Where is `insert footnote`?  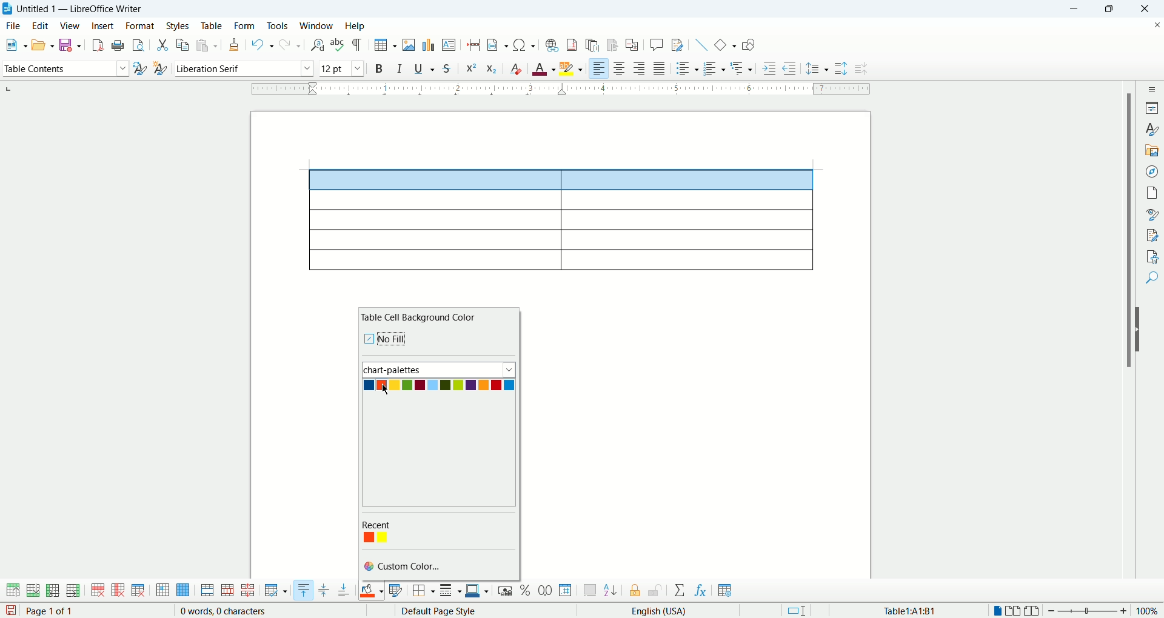 insert footnote is located at coordinates (574, 44).